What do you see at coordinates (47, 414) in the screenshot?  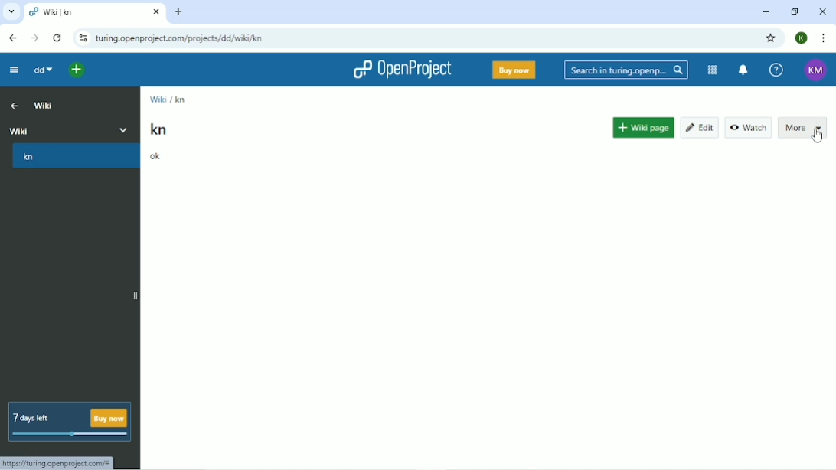 I see `7 days left` at bounding box center [47, 414].